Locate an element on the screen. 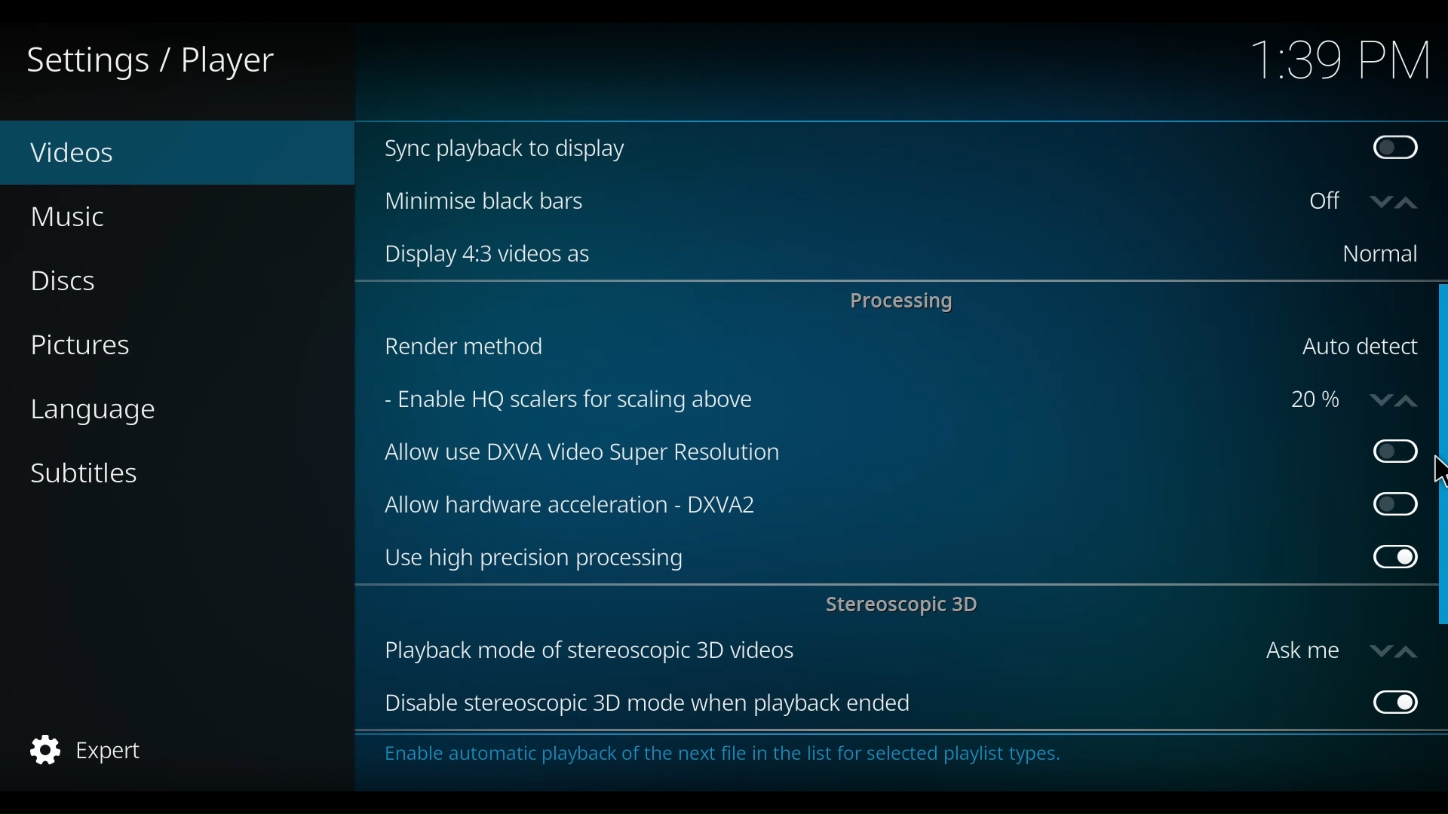 This screenshot has width=1448, height=814. down is located at coordinates (1381, 202).